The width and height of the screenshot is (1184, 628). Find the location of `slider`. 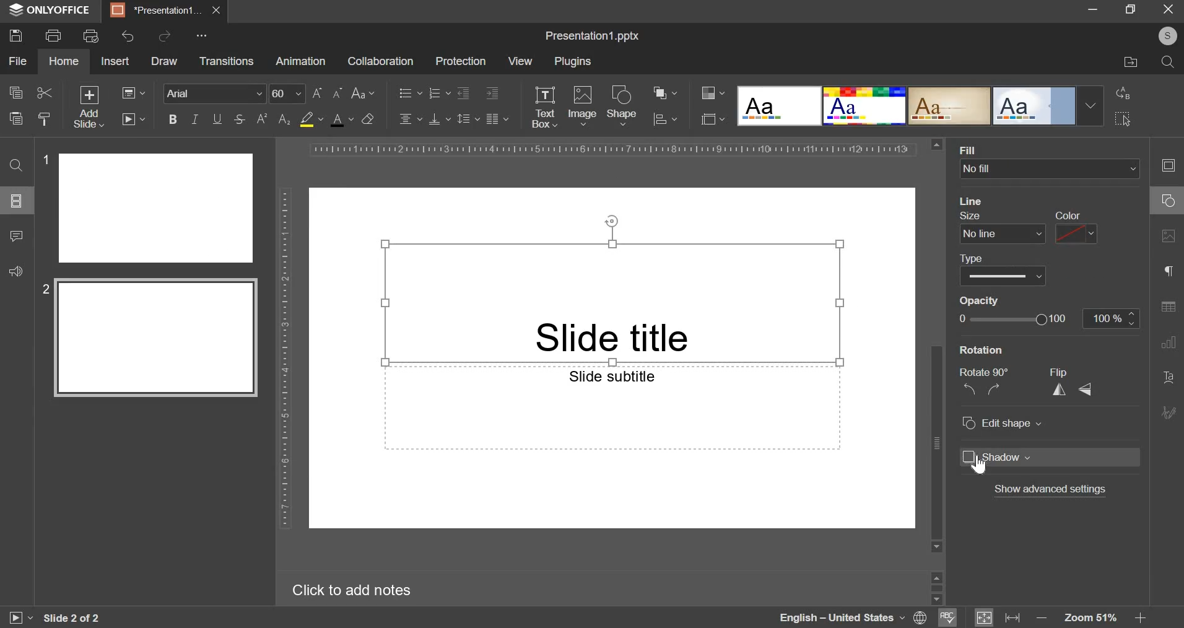

slider is located at coordinates (936, 587).